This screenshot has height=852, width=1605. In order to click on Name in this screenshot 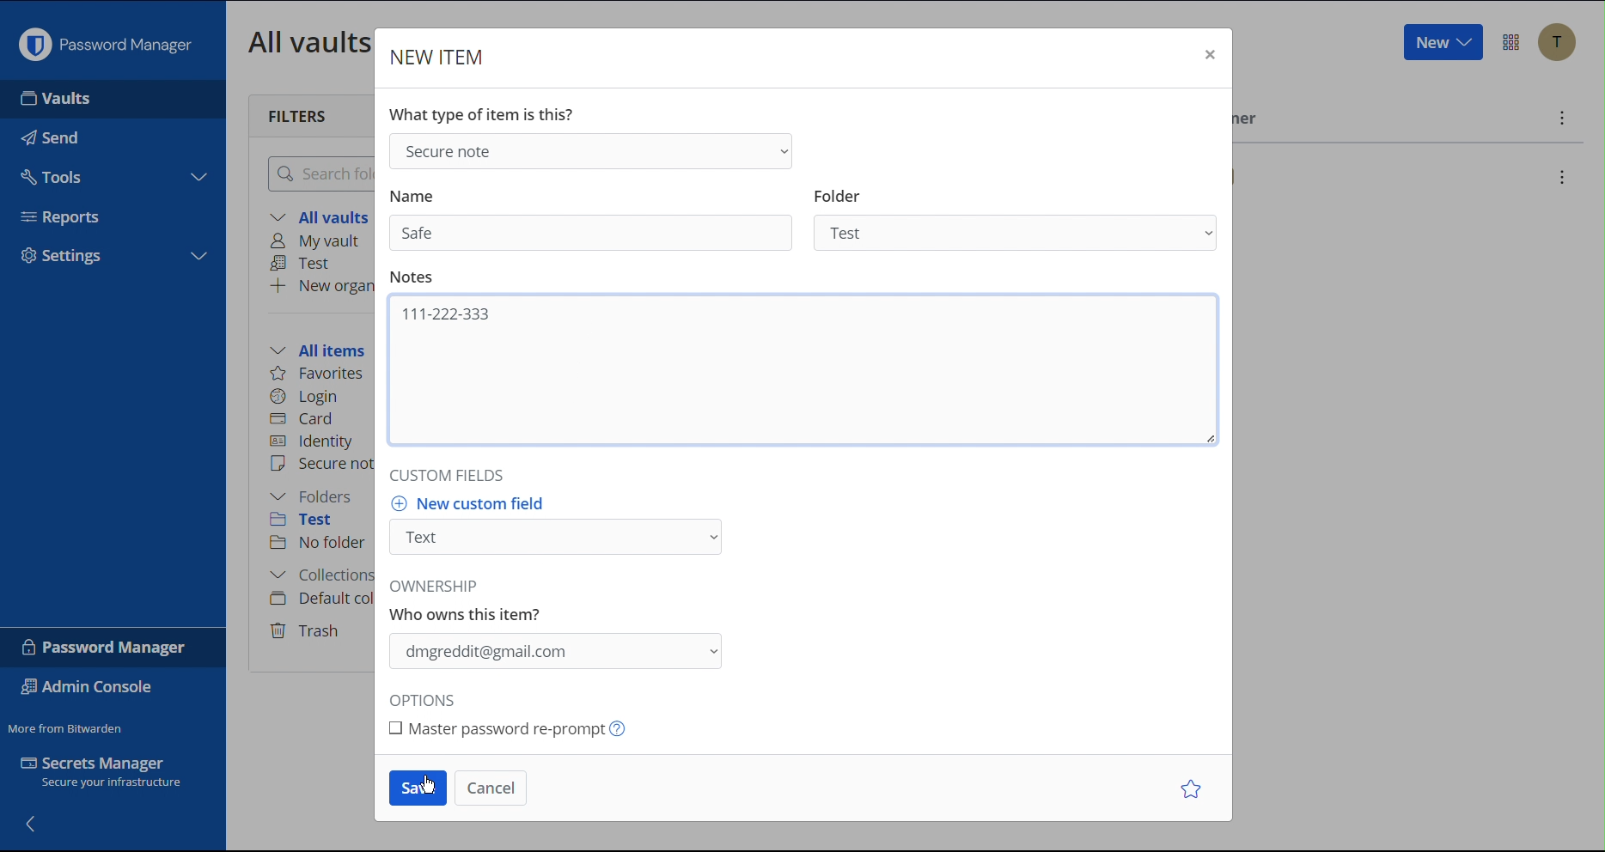, I will do `click(412, 197)`.